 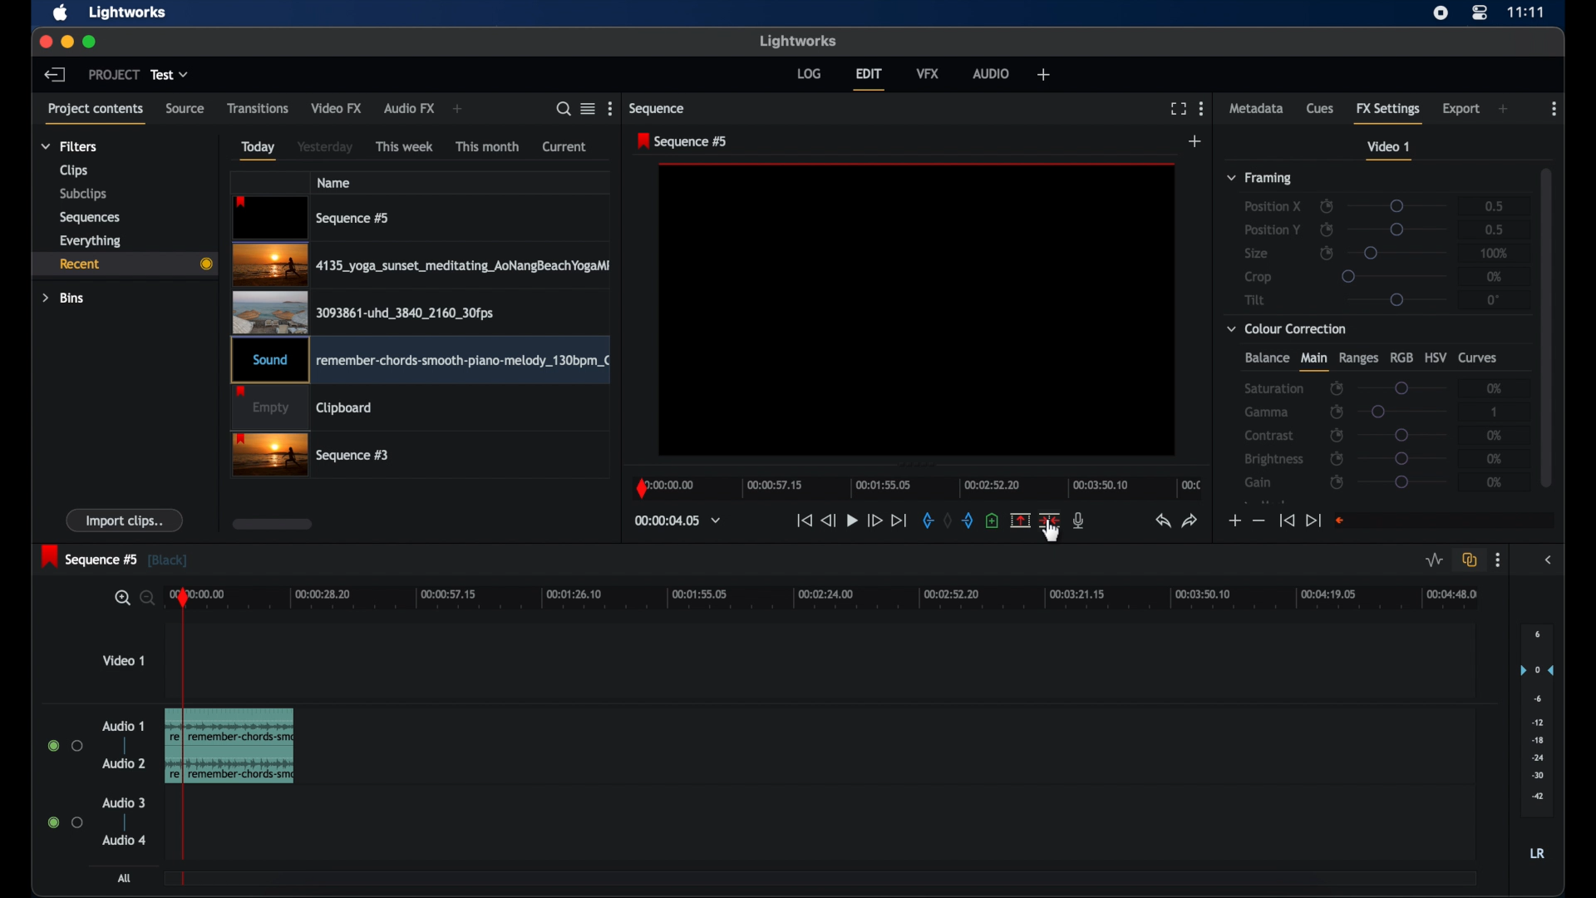 What do you see at coordinates (313, 218) in the screenshot?
I see `video clip` at bounding box center [313, 218].